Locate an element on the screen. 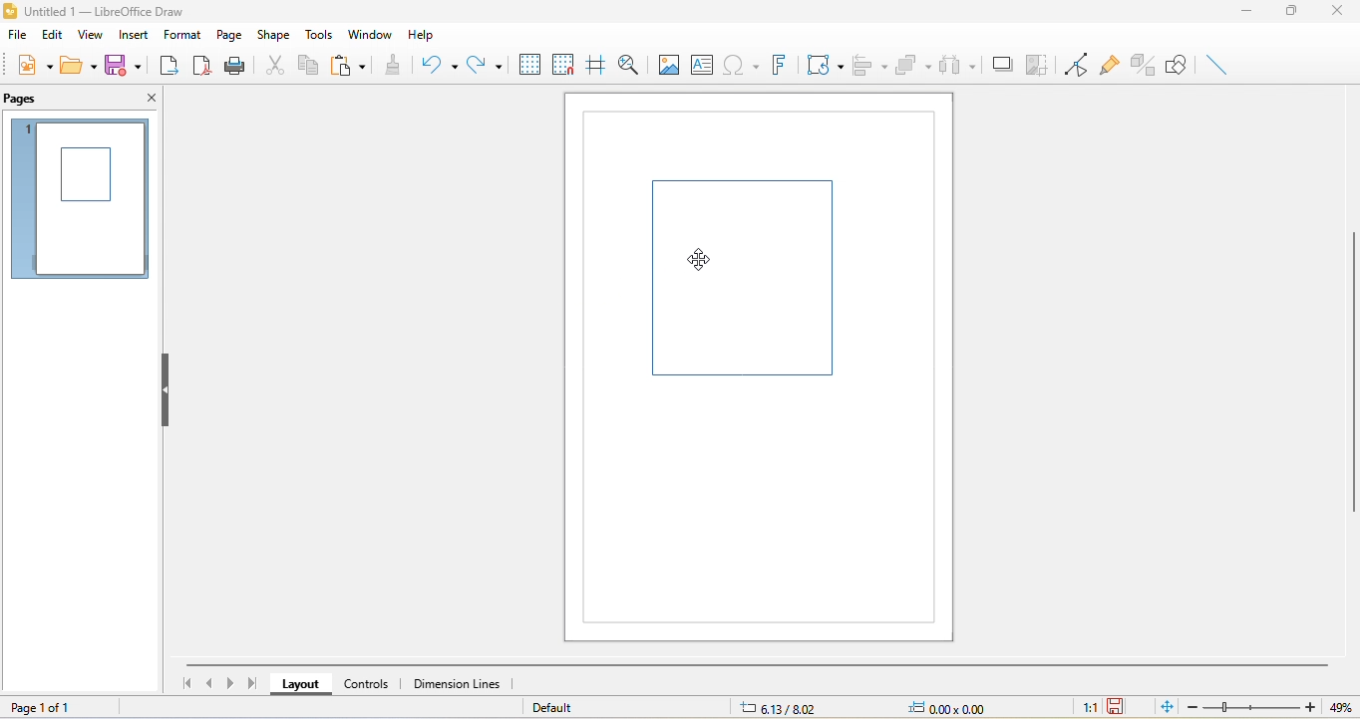  format is located at coordinates (180, 32).